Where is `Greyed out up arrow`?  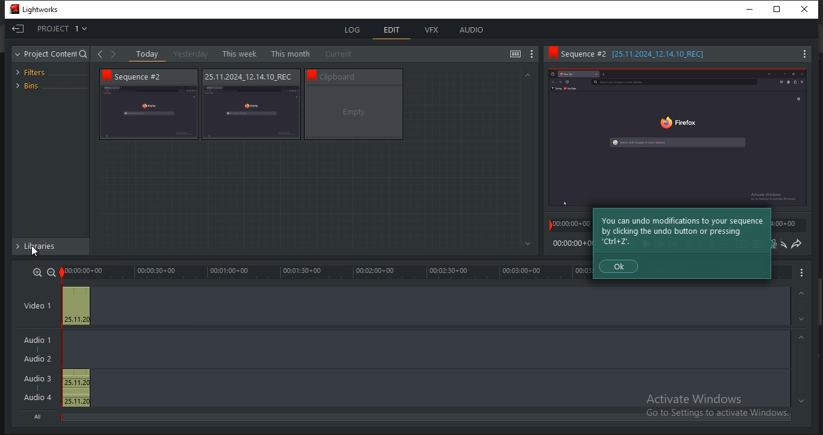 Greyed out up arrow is located at coordinates (532, 75).